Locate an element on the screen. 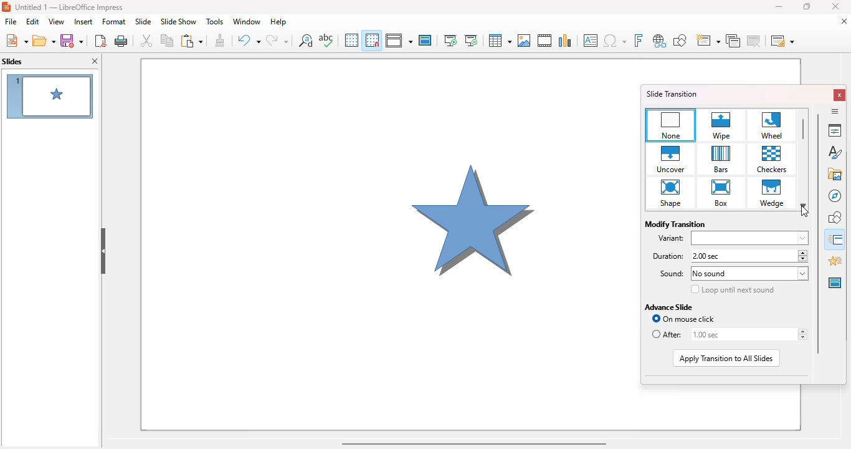  slide transition is located at coordinates (836, 239).